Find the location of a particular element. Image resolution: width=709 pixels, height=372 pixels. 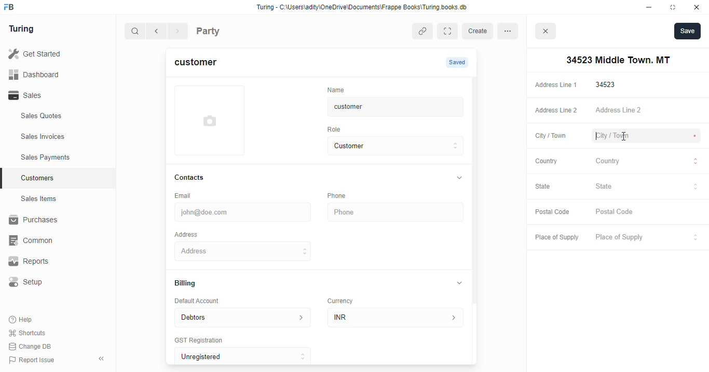

search is located at coordinates (135, 32).